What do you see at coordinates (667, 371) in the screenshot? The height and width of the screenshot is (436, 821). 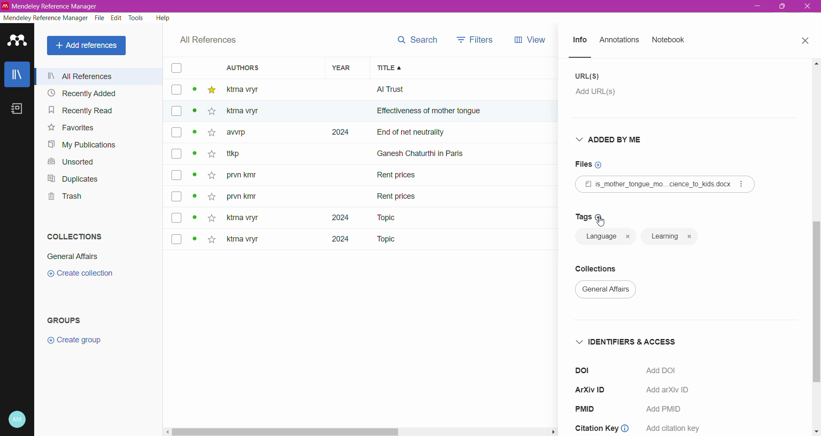 I see `Click to Add DOI` at bounding box center [667, 371].